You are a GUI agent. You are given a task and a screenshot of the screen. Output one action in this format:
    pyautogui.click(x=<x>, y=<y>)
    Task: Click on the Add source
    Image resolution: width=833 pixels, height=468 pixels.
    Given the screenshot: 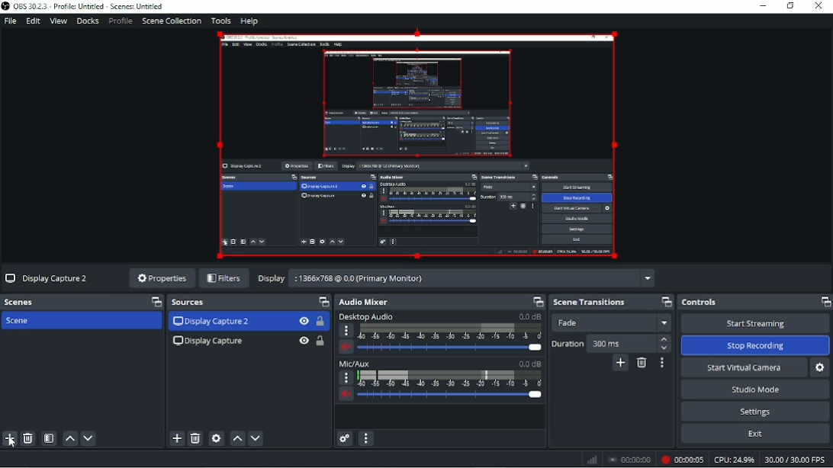 What is the action you would take?
    pyautogui.click(x=175, y=439)
    